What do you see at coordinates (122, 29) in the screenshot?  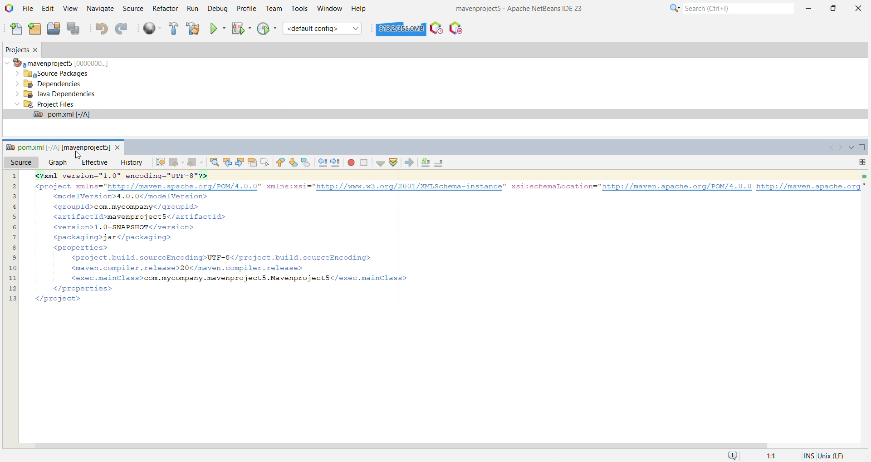 I see `Redo` at bounding box center [122, 29].